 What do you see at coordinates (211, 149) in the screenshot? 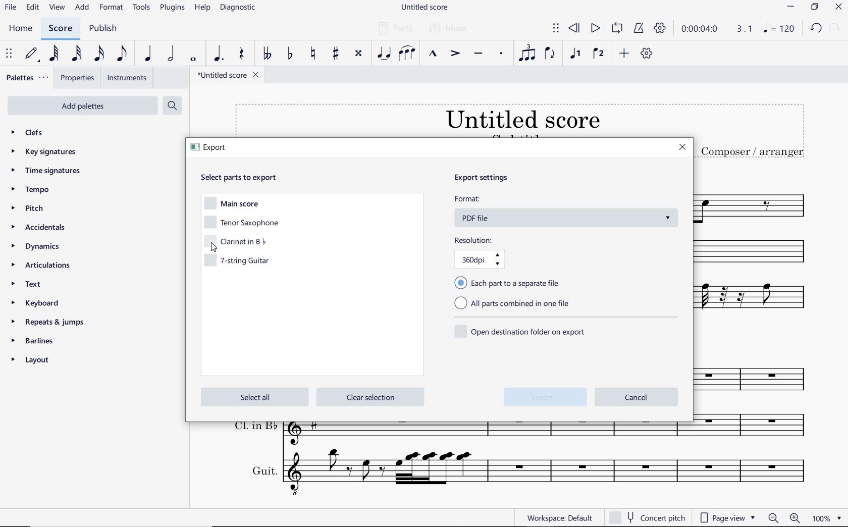
I see `export` at bounding box center [211, 149].